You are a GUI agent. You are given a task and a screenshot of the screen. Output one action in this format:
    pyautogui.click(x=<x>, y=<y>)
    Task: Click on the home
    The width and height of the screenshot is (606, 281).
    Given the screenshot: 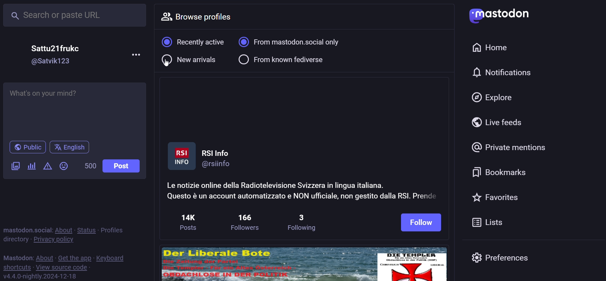 What is the action you would take?
    pyautogui.click(x=490, y=47)
    